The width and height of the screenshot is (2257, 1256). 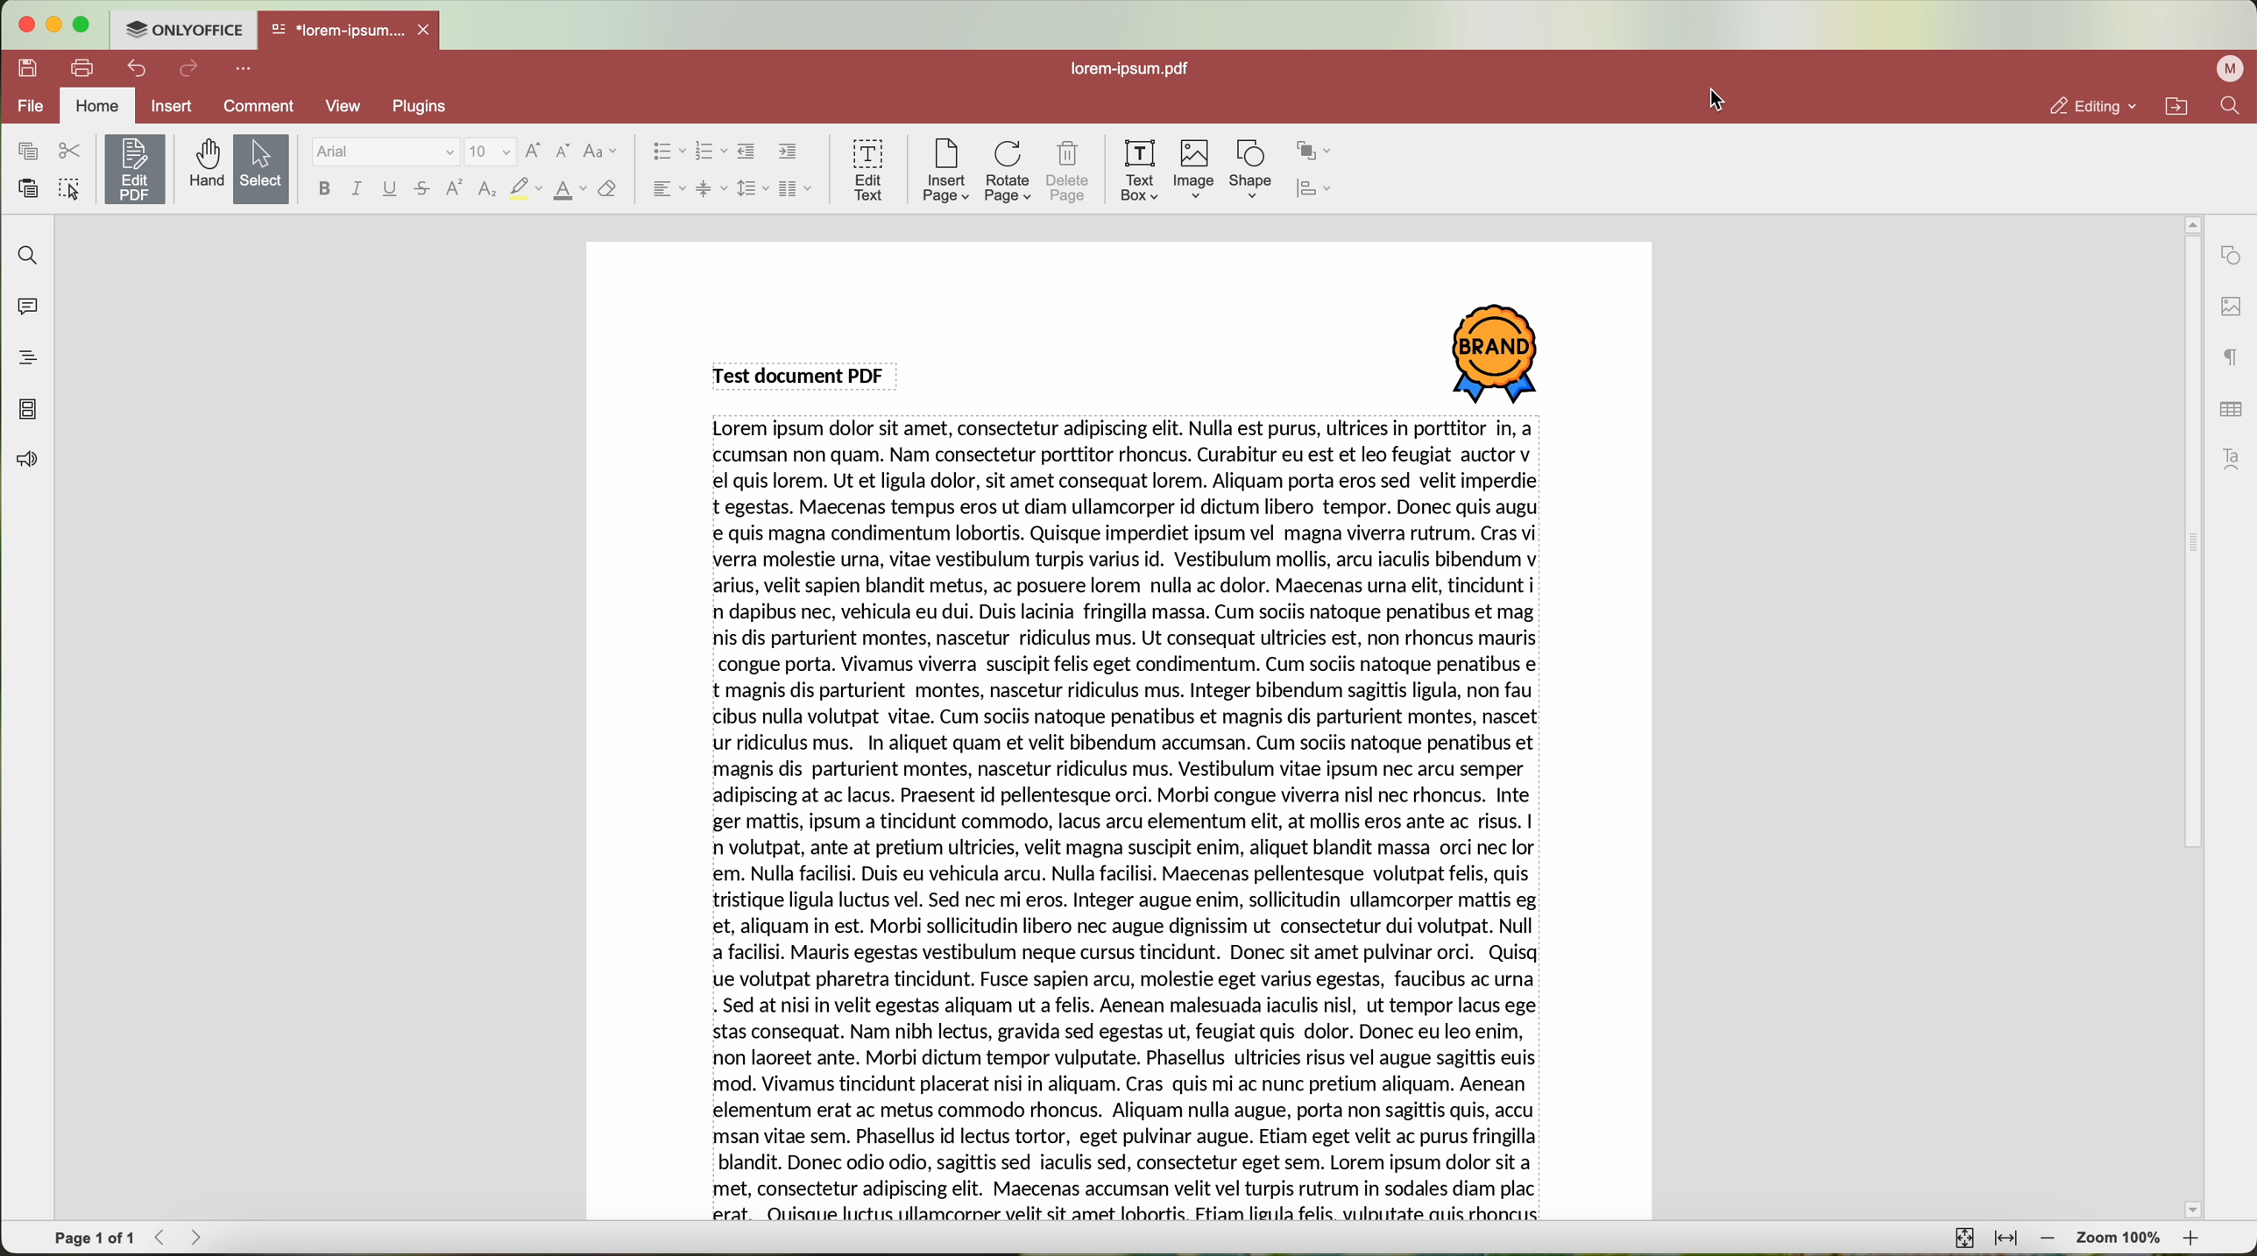 I want to click on image, so click(x=1496, y=352).